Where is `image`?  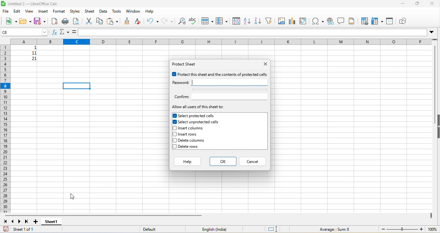
image is located at coordinates (281, 21).